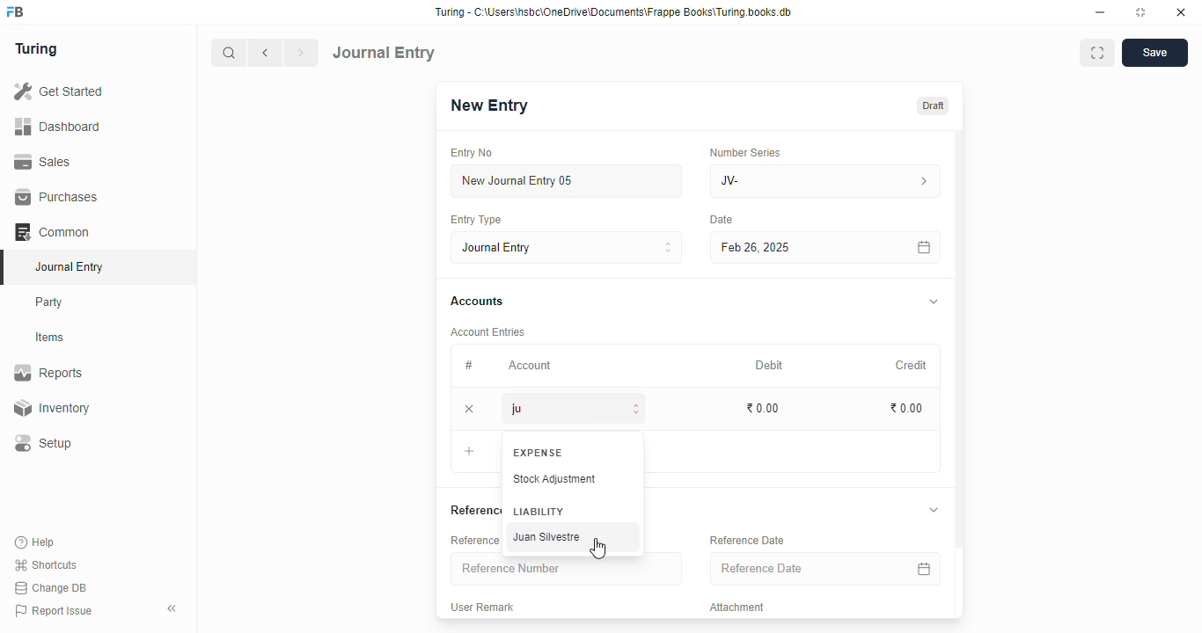 The height and width of the screenshot is (633, 1202). Describe the element at coordinates (746, 541) in the screenshot. I see `reference date` at that location.